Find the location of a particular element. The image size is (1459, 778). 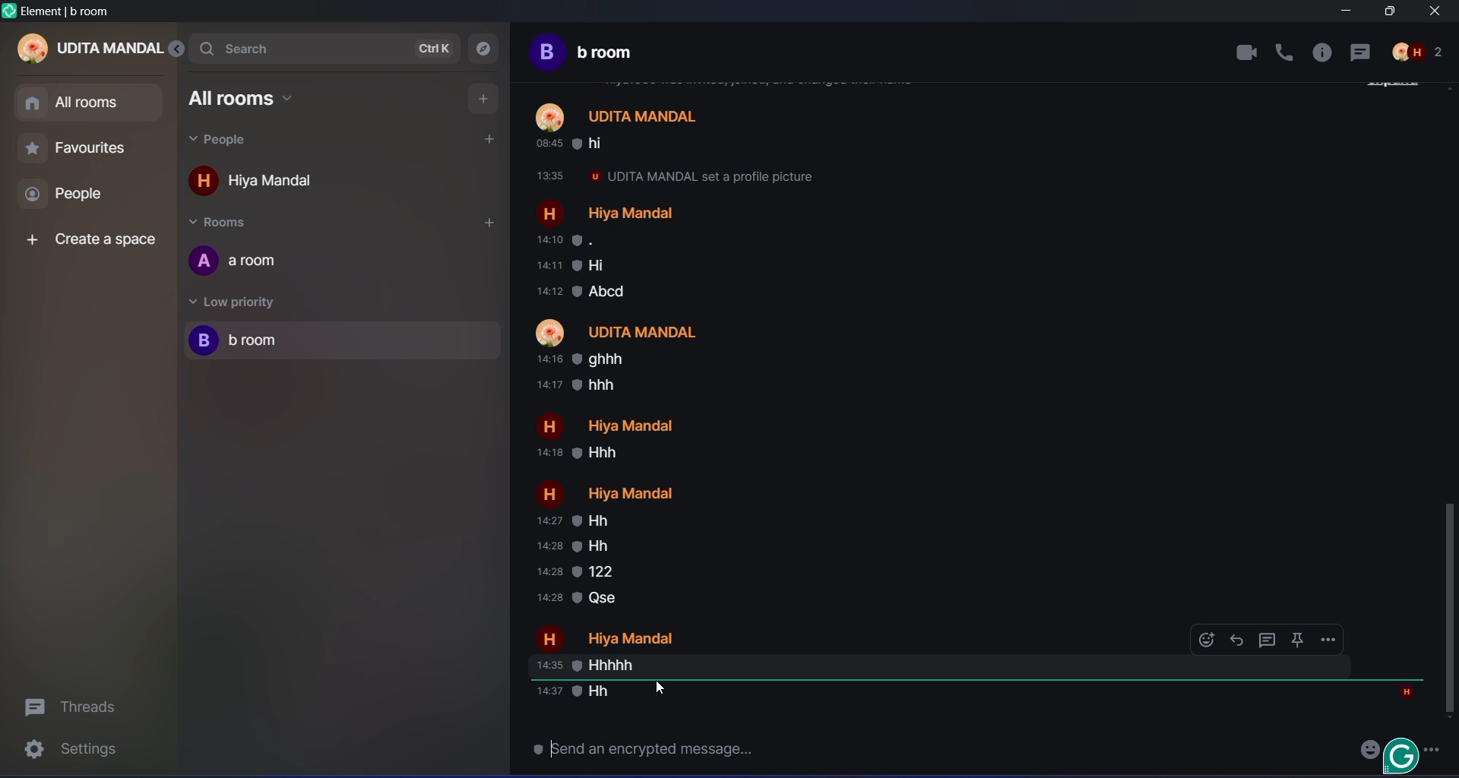

Chat is located at coordinates (1362, 54).